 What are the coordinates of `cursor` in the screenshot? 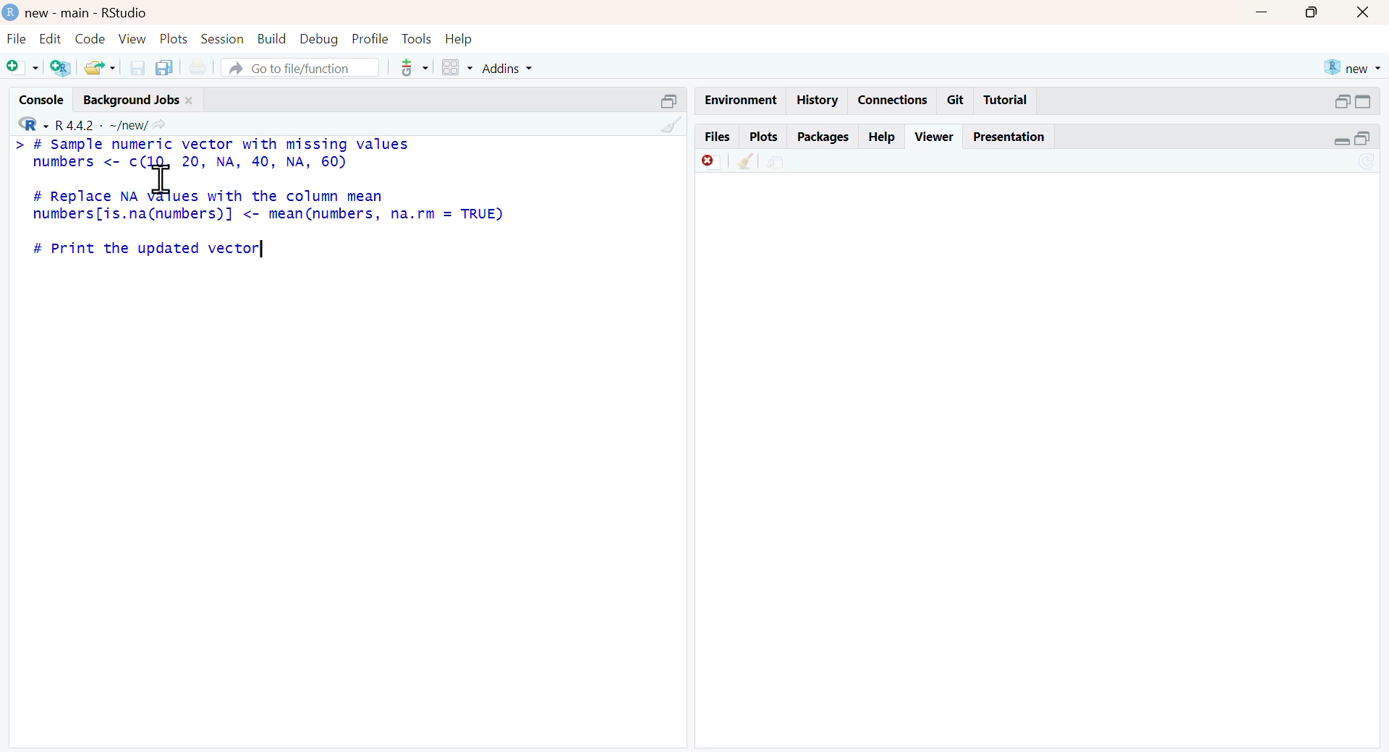 It's located at (162, 178).